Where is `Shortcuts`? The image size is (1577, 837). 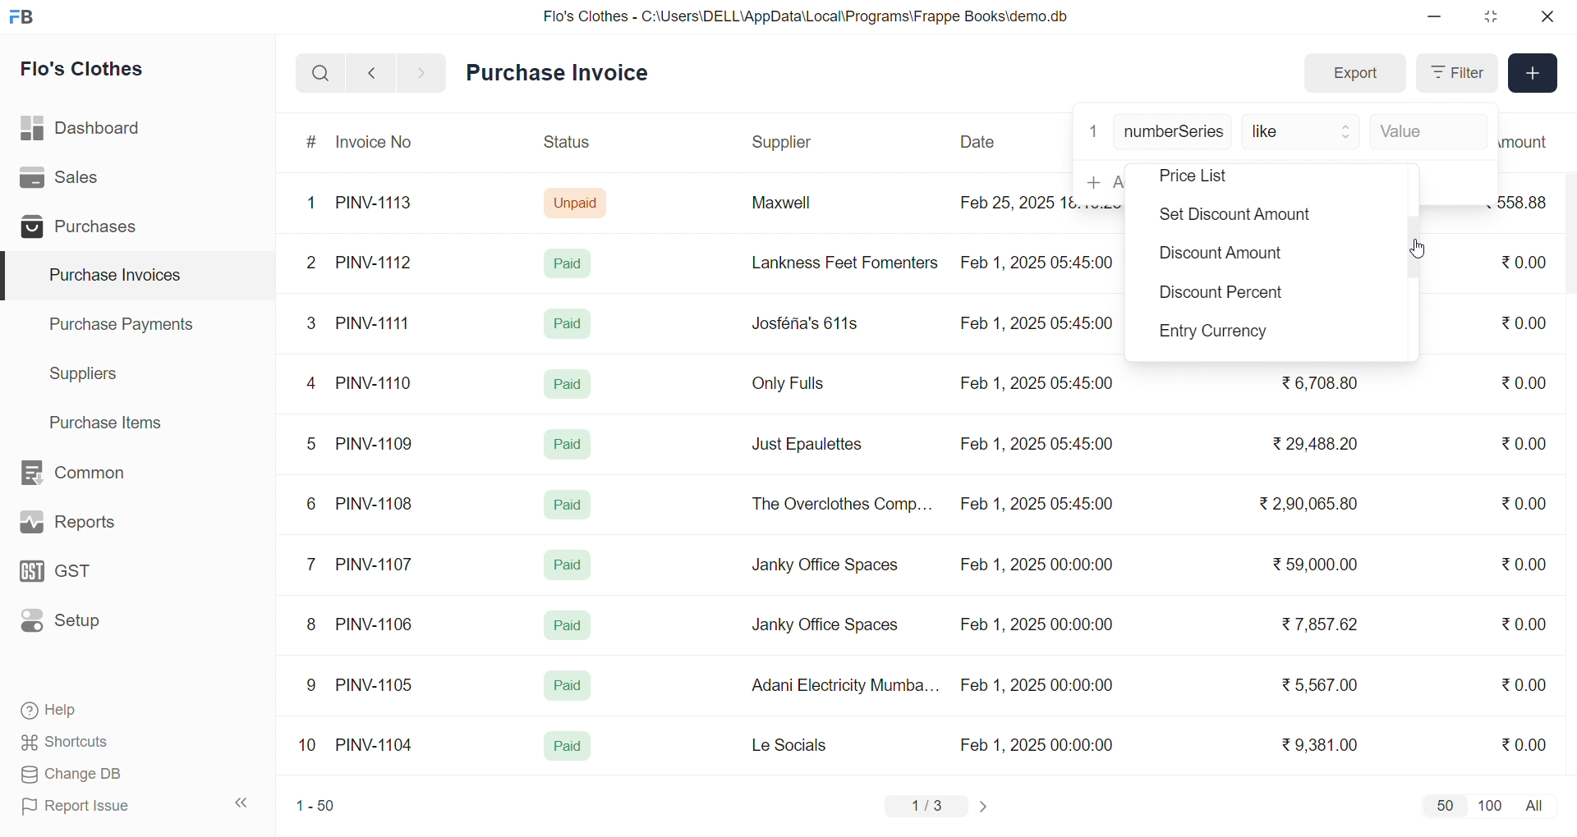 Shortcuts is located at coordinates (103, 743).